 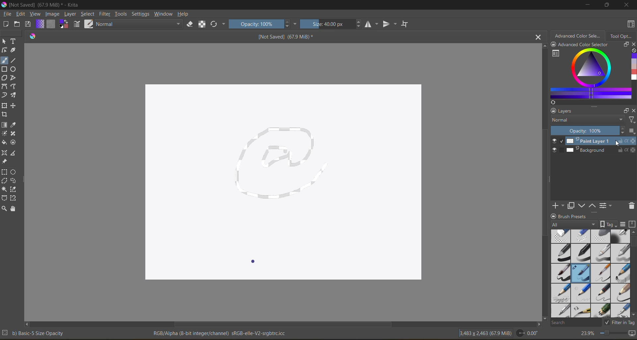 What do you see at coordinates (21, 14) in the screenshot?
I see `edit` at bounding box center [21, 14].